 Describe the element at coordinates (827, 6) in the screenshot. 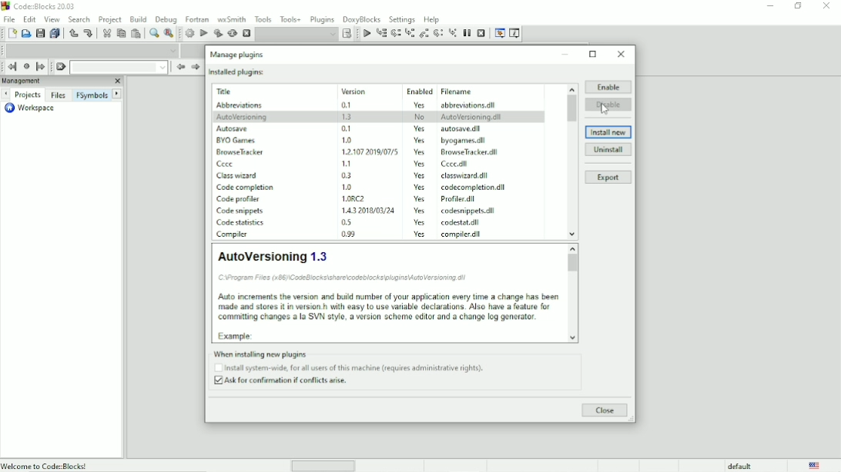

I see `Close` at that location.